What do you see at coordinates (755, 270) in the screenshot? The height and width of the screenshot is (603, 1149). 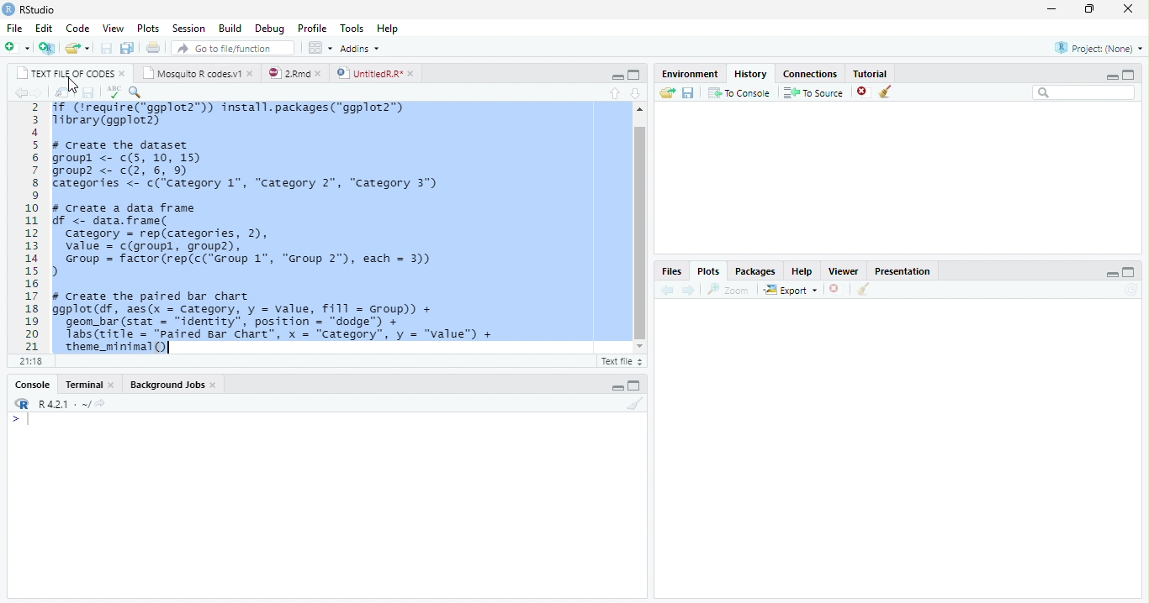 I see `packages` at bounding box center [755, 270].